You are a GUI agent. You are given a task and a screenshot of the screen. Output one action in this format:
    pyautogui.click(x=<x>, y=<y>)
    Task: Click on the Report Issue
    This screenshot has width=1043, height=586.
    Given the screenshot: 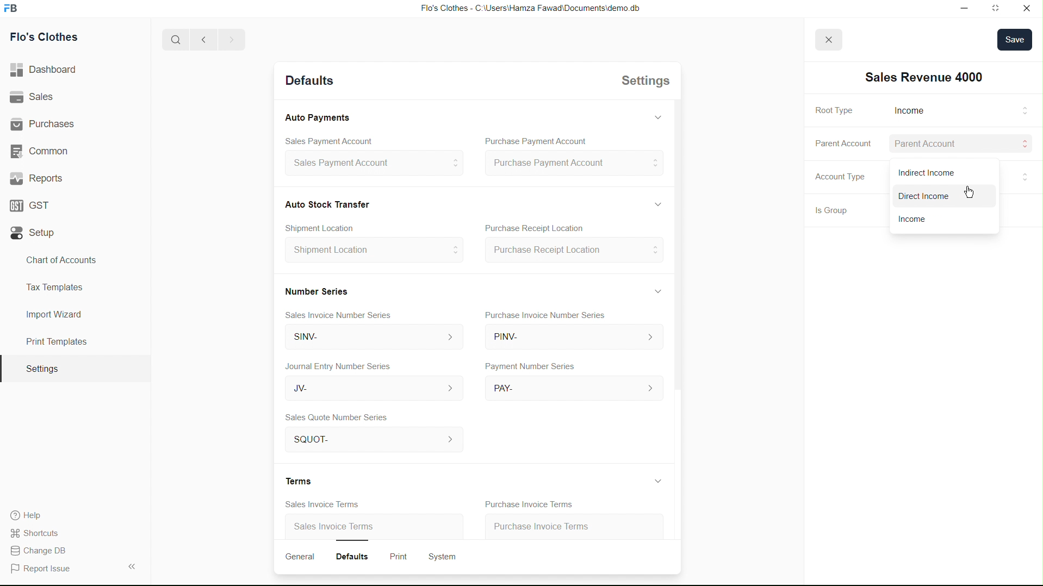 What is the action you would take?
    pyautogui.click(x=44, y=569)
    